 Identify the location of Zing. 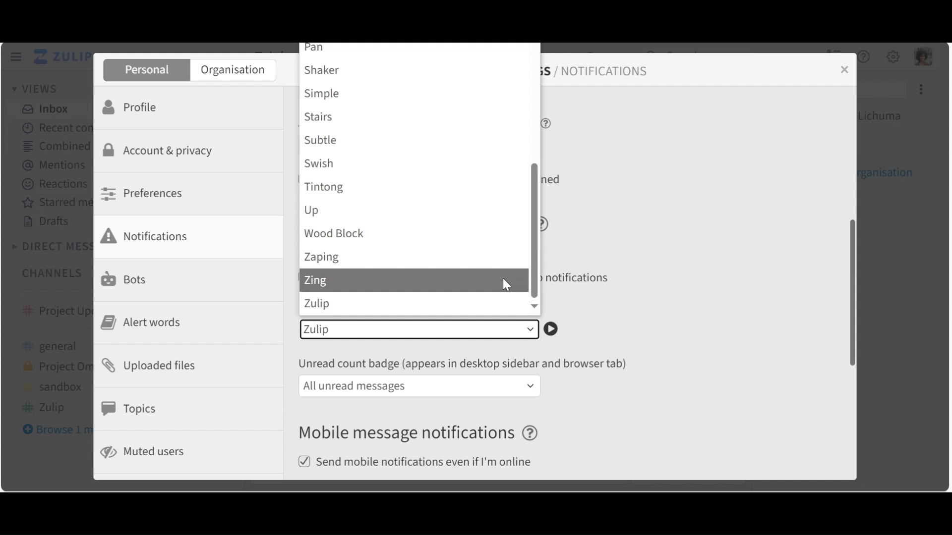
(397, 281).